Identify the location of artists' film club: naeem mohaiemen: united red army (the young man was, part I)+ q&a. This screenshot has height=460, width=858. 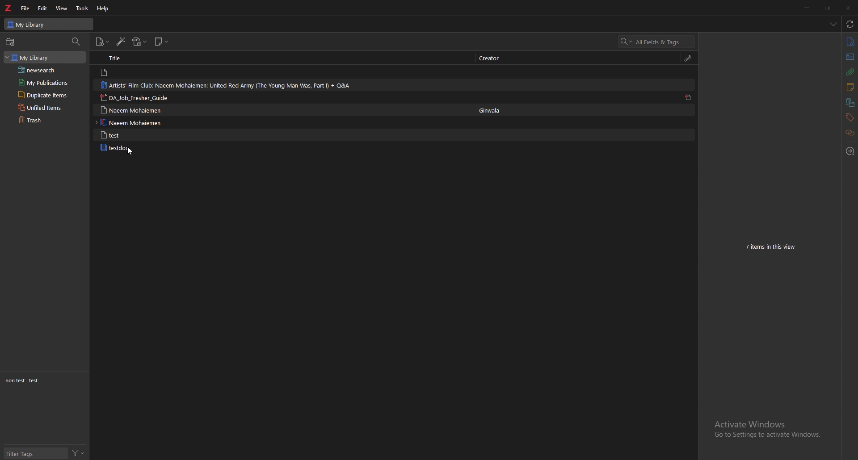
(225, 86).